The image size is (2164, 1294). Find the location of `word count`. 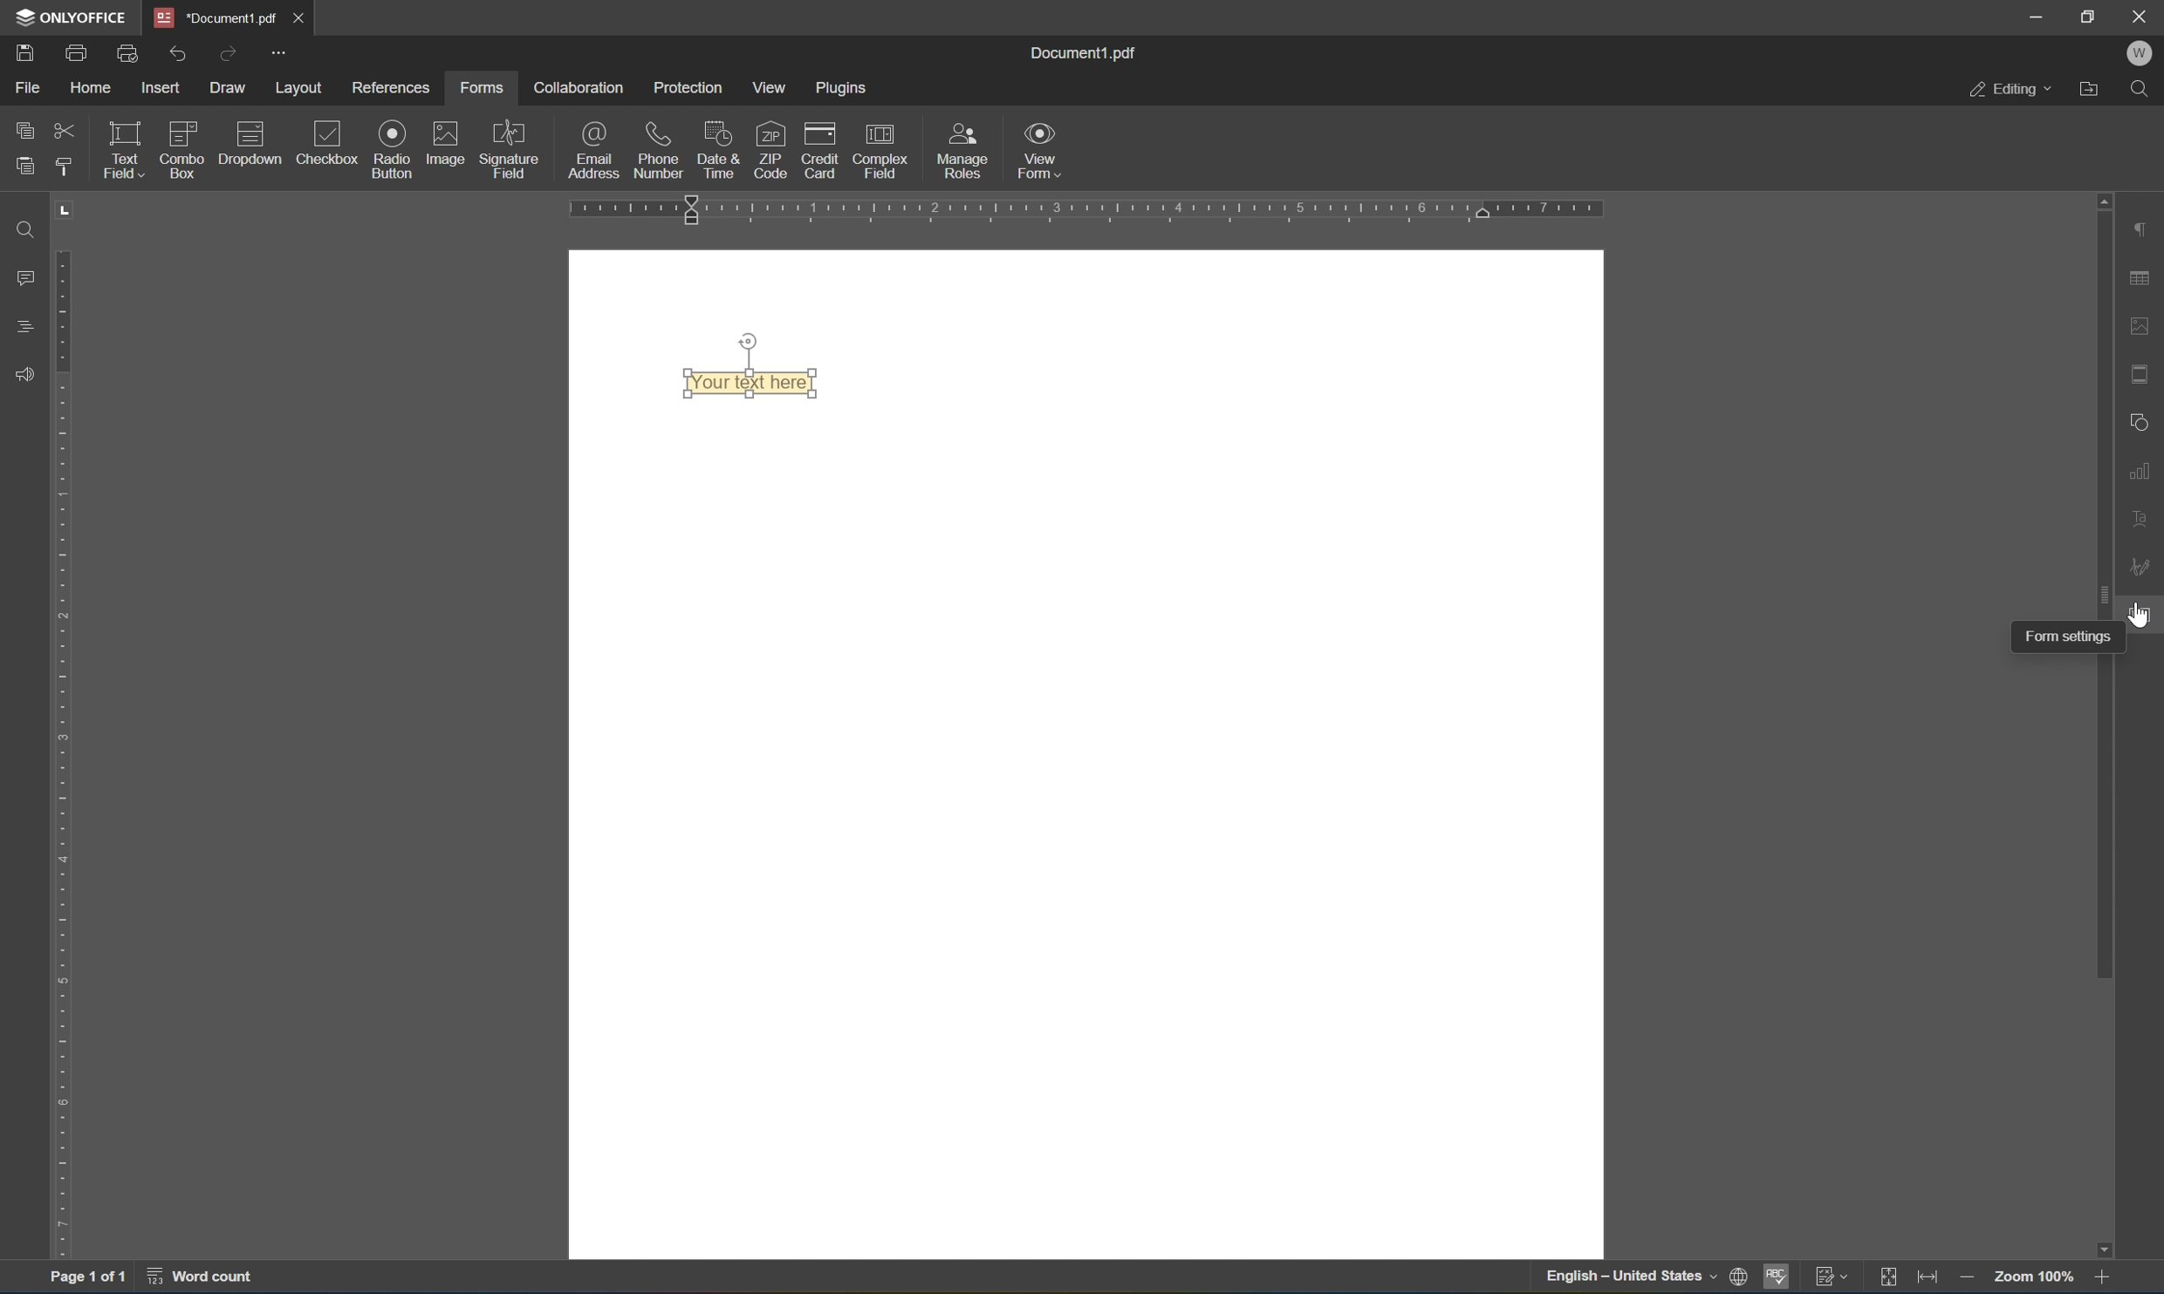

word count is located at coordinates (210, 1278).